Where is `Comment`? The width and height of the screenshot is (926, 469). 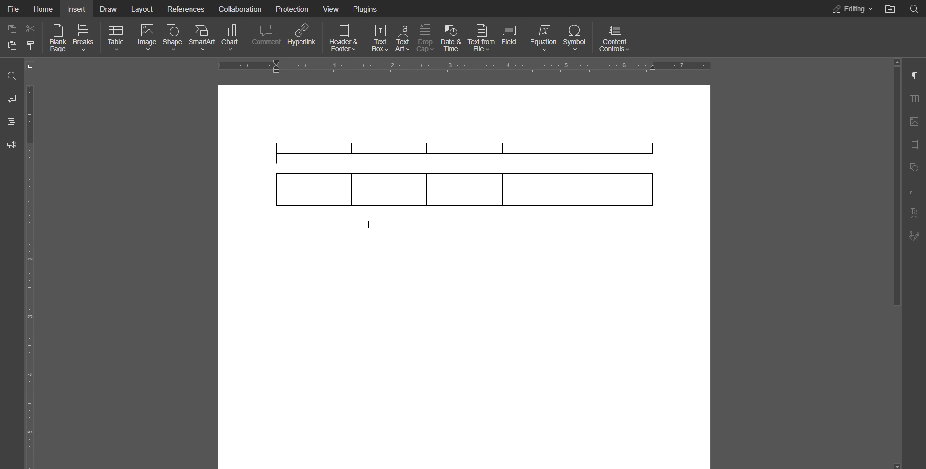 Comment is located at coordinates (265, 39).